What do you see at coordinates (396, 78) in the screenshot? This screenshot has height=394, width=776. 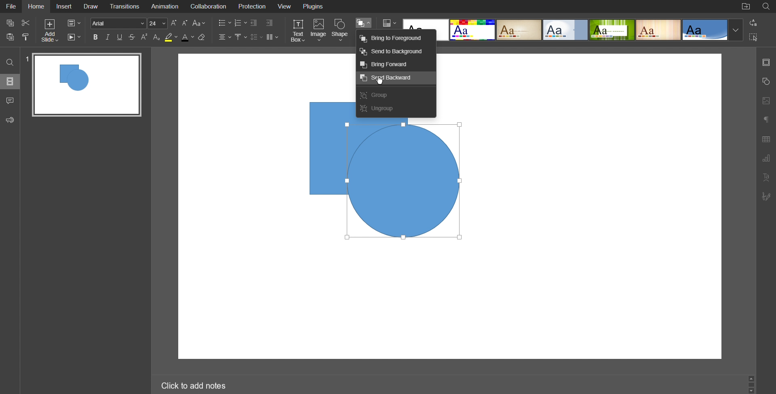 I see `Send backward` at bounding box center [396, 78].